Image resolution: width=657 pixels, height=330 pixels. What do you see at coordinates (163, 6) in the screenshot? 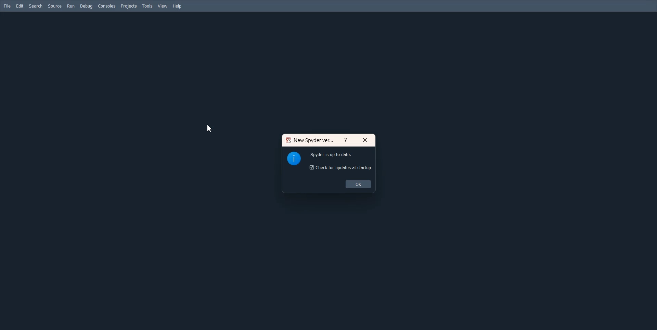
I see `View` at bounding box center [163, 6].